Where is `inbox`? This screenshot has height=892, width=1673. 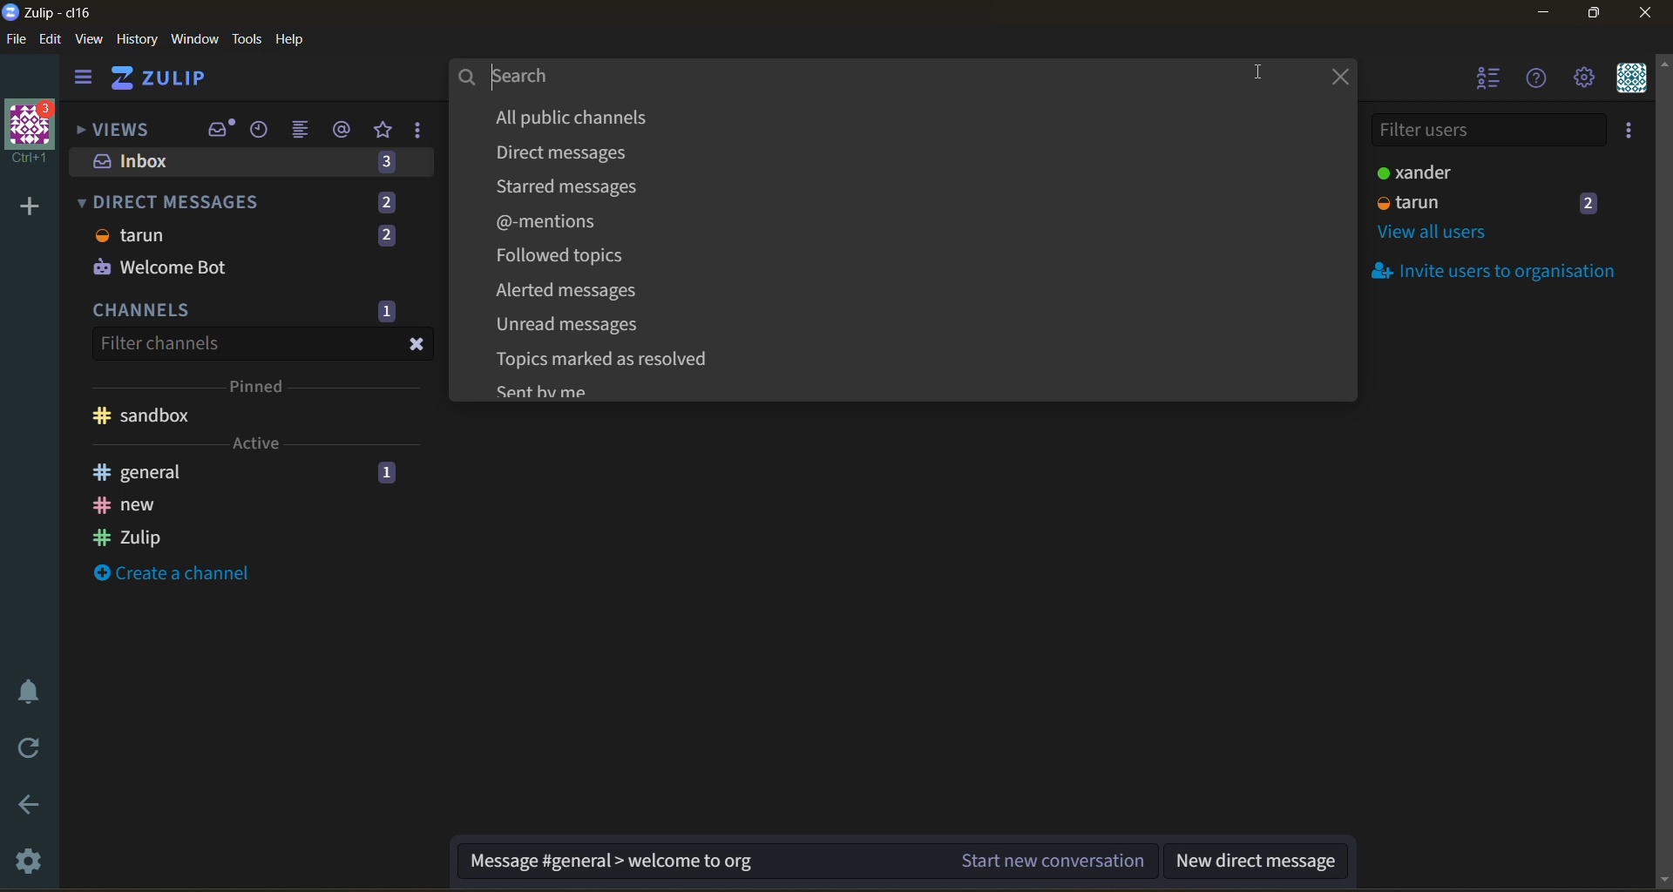
inbox is located at coordinates (219, 128).